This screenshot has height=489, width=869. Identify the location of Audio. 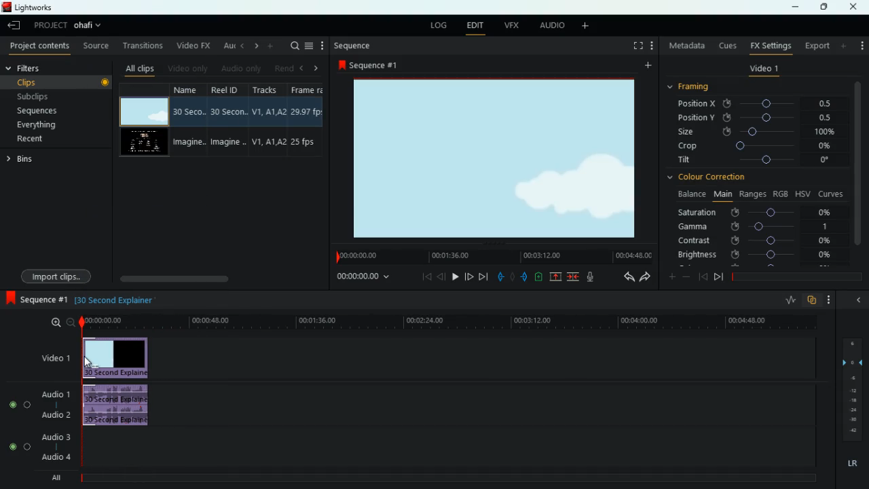
(19, 405).